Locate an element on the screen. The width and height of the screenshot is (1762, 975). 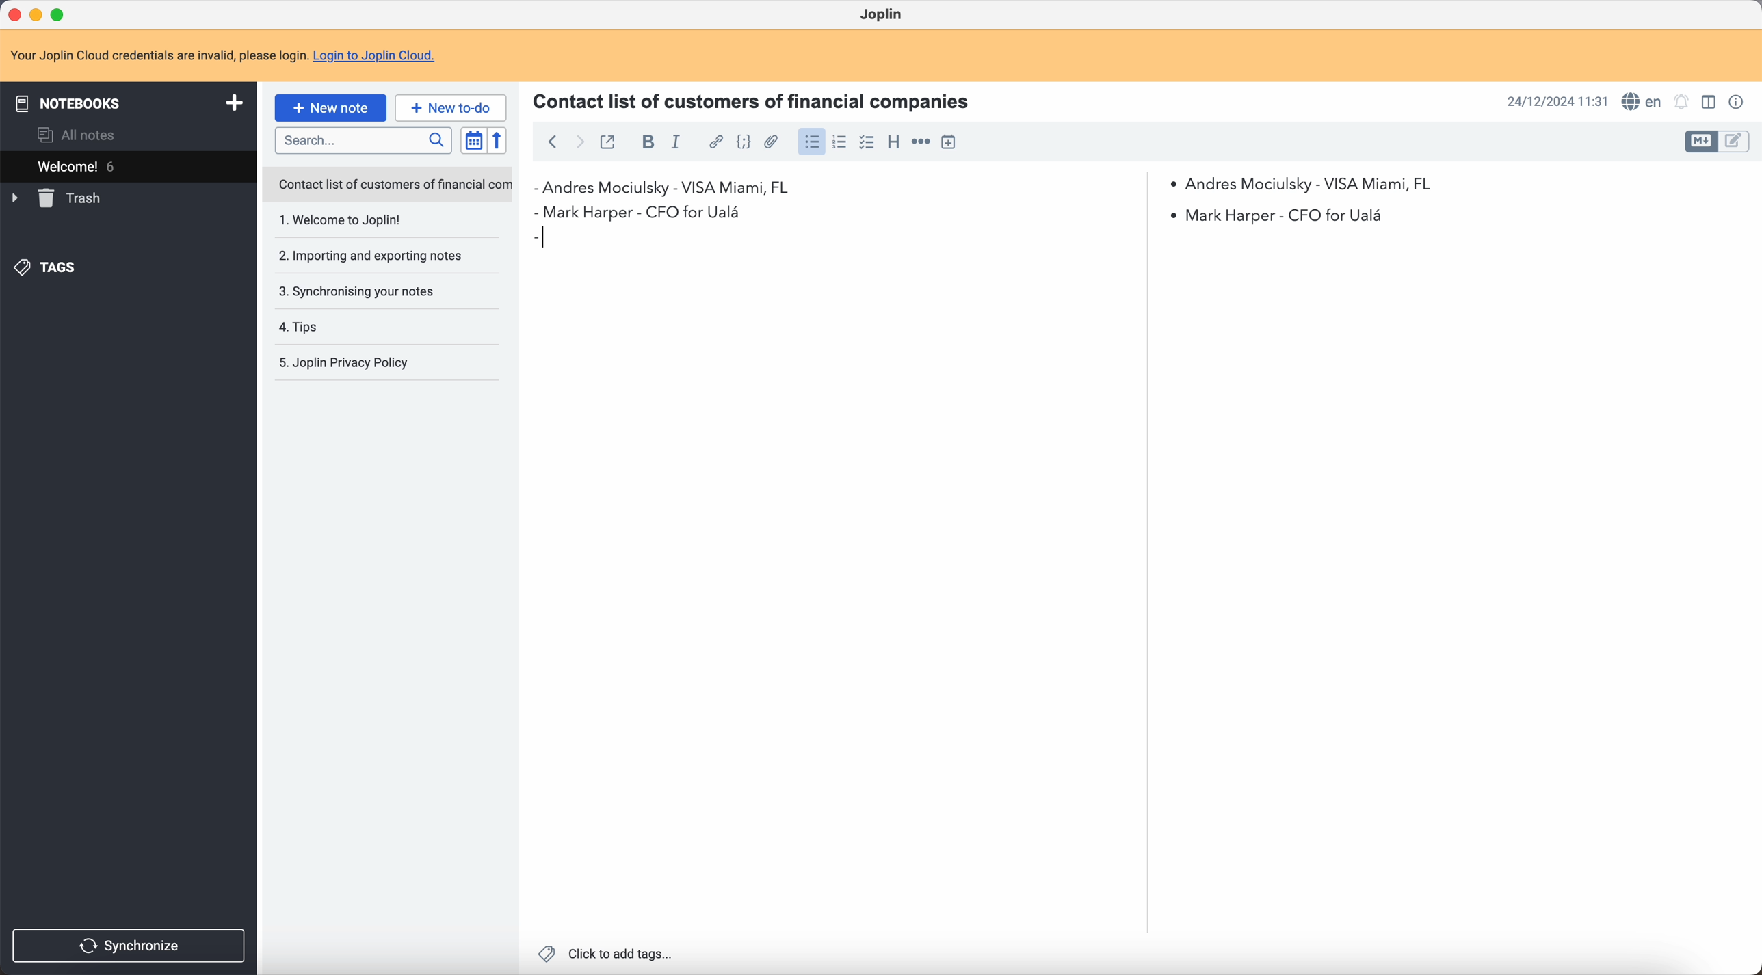
2. Importing and exporting notes is located at coordinates (375, 257).